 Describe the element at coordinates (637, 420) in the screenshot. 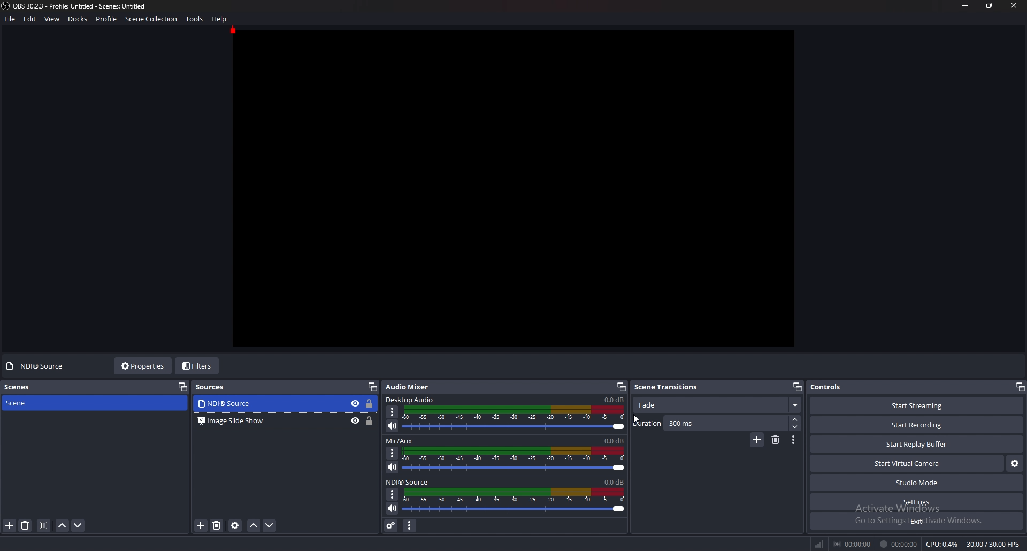

I see `cursor` at that location.